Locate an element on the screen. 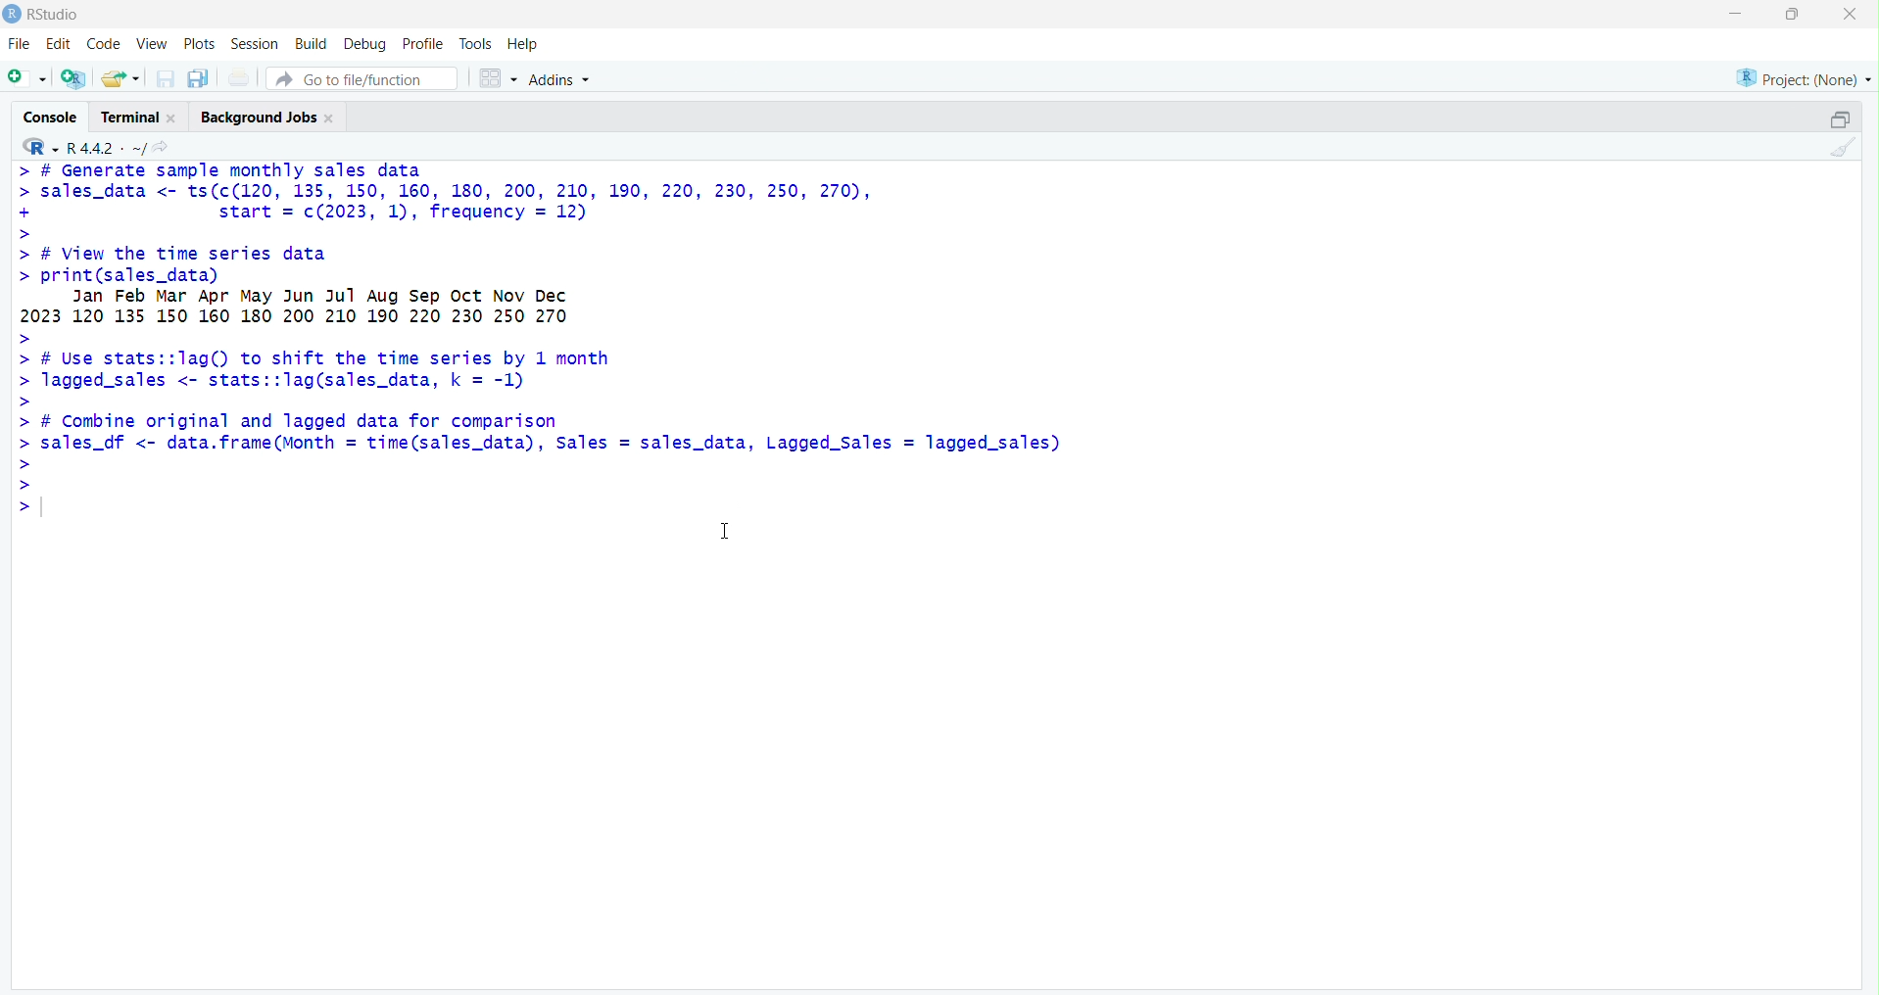 Image resolution: width=1879 pixels, height=995 pixels. go to file/function is located at coordinates (354, 79).